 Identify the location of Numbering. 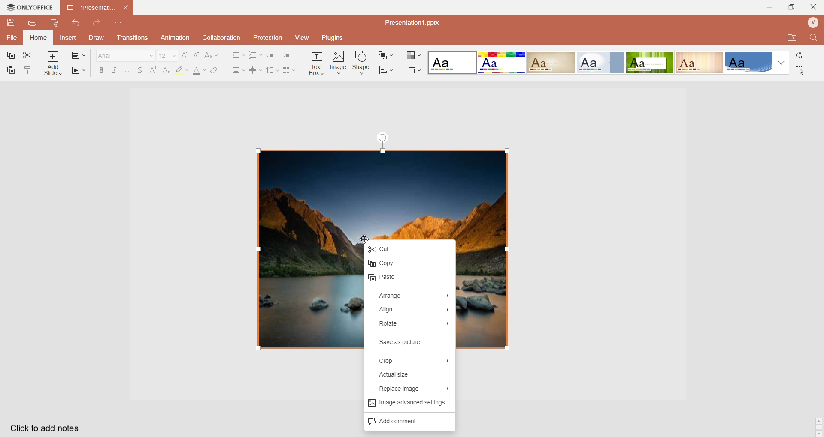
(256, 55).